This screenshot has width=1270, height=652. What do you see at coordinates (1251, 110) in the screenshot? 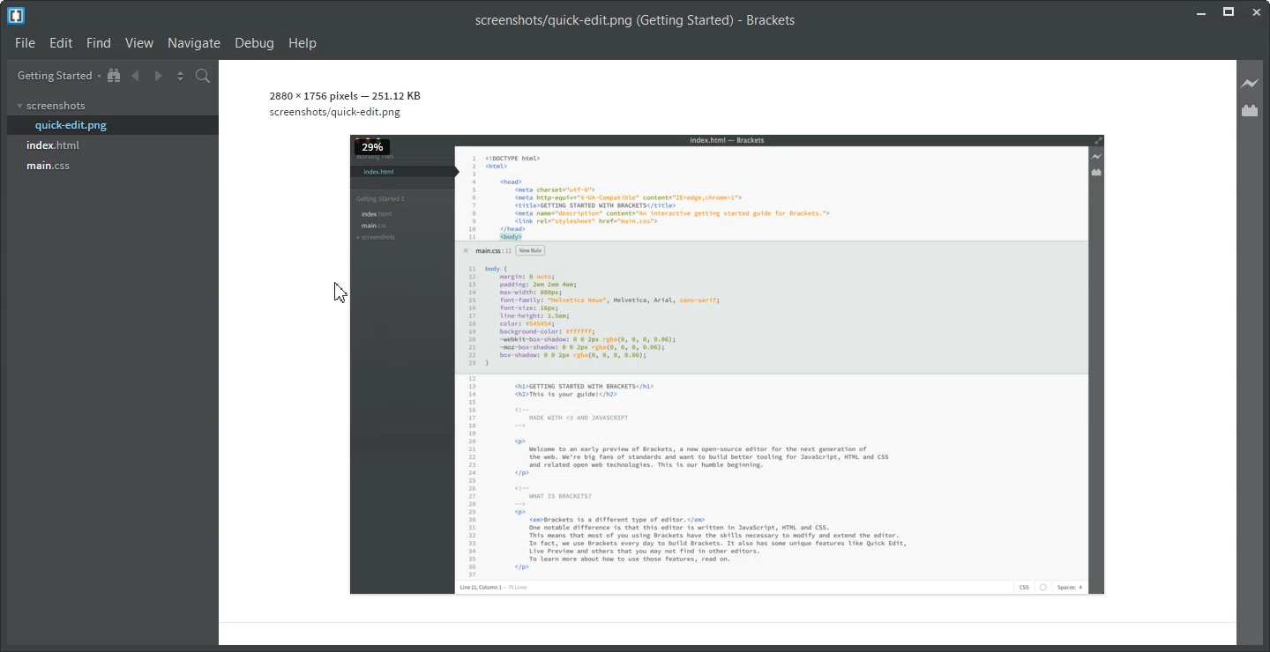
I see `Extension Manager` at bounding box center [1251, 110].